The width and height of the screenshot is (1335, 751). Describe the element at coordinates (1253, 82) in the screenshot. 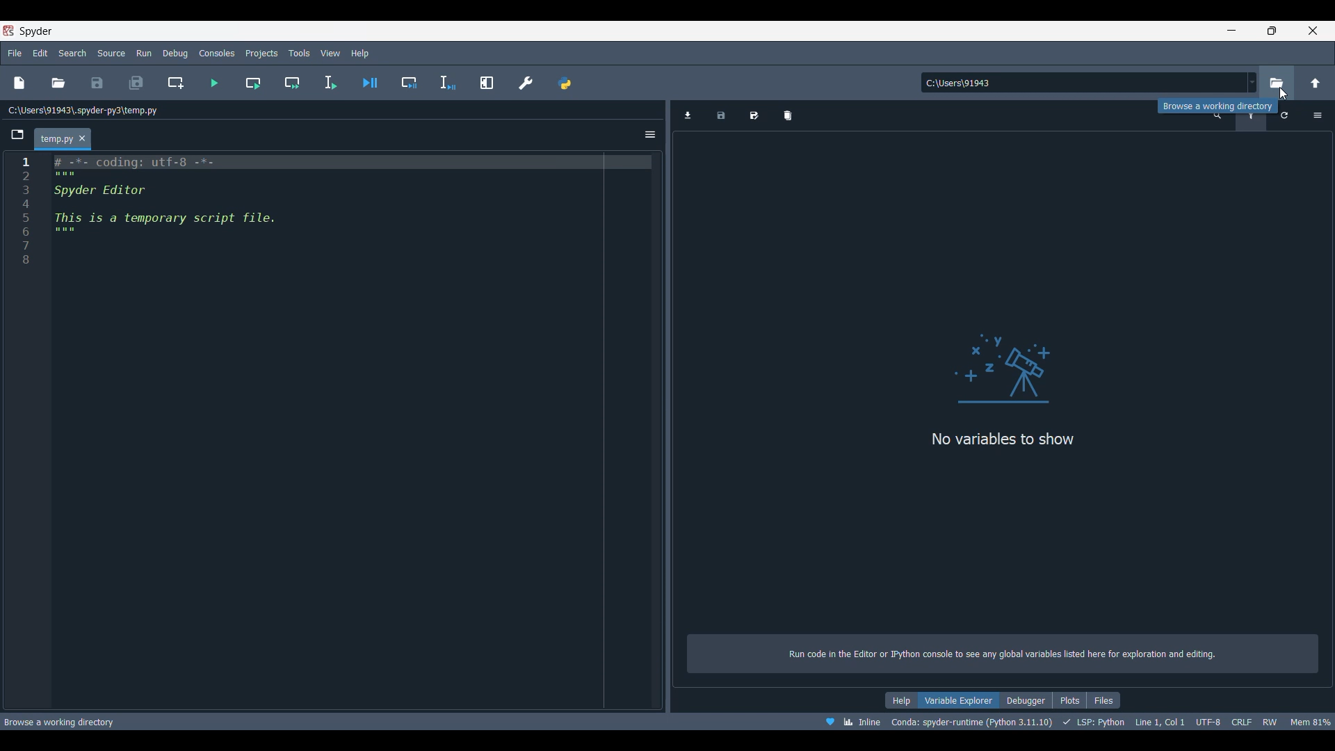

I see `Options for location` at that location.